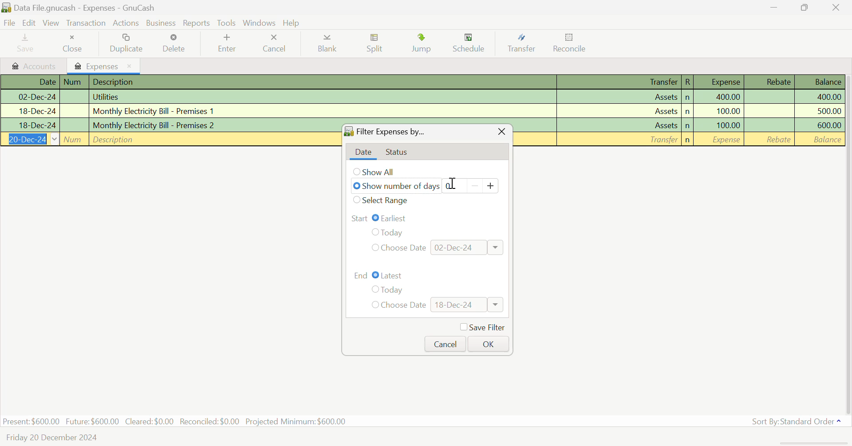  I want to click on Choose Date: 02-Dec-24, so click(436, 248).